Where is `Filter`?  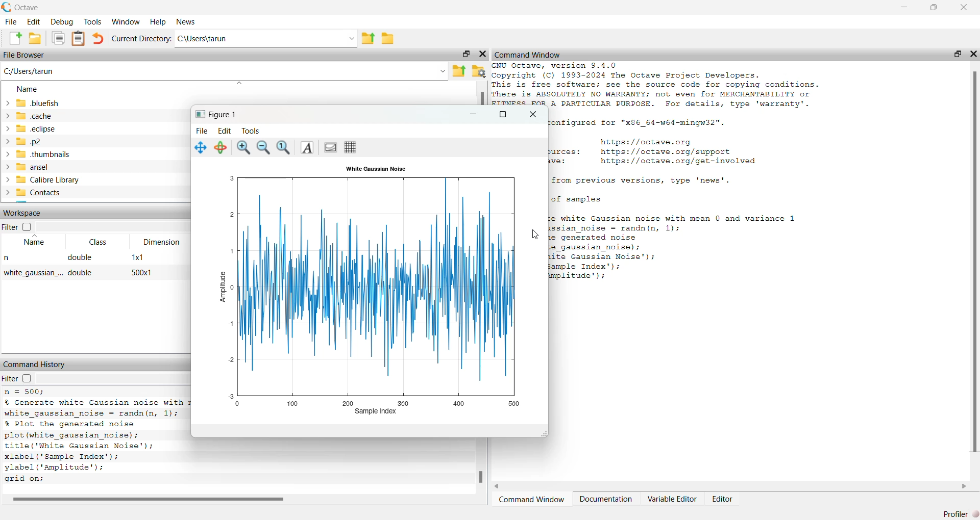
Filter is located at coordinates (10, 228).